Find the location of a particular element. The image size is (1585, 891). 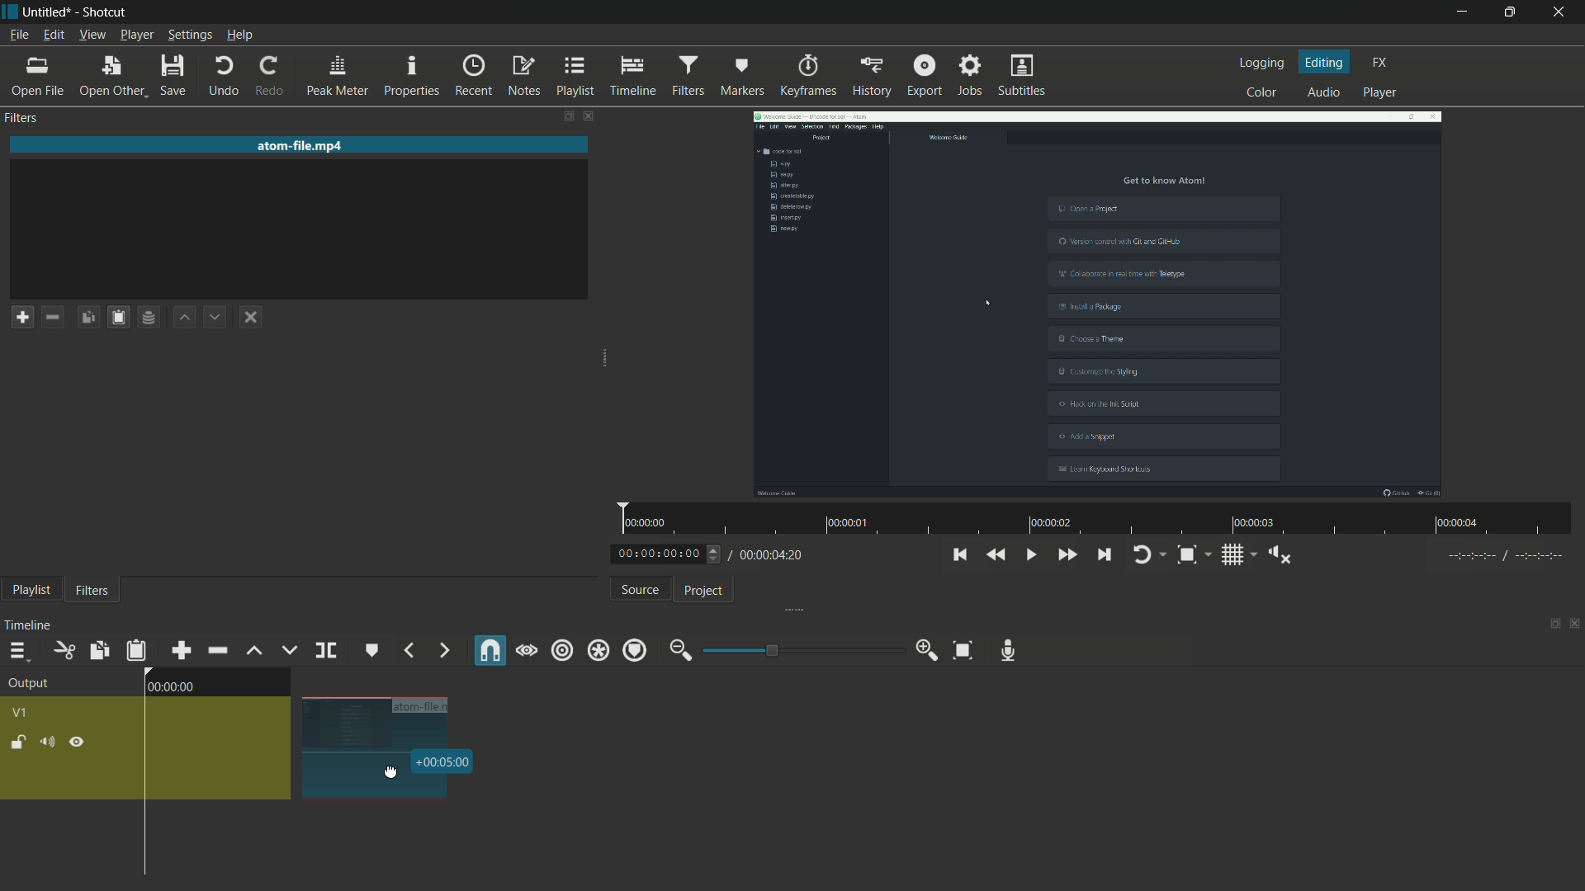

view menu is located at coordinates (92, 35).